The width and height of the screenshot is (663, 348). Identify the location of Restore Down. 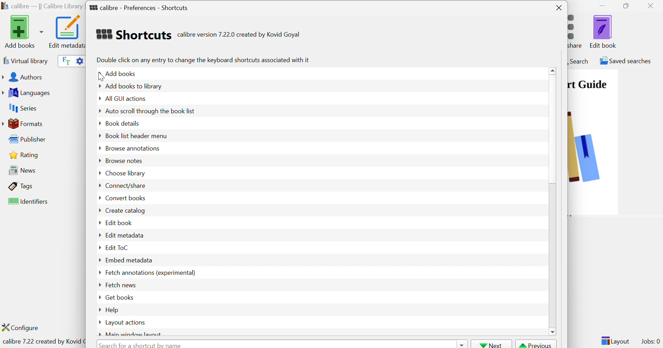
(628, 6).